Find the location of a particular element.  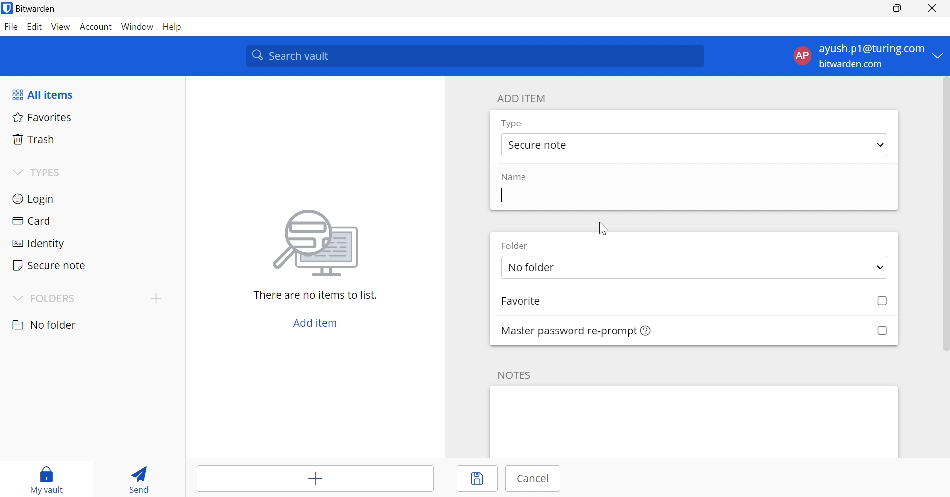

select type is located at coordinates (694, 145).